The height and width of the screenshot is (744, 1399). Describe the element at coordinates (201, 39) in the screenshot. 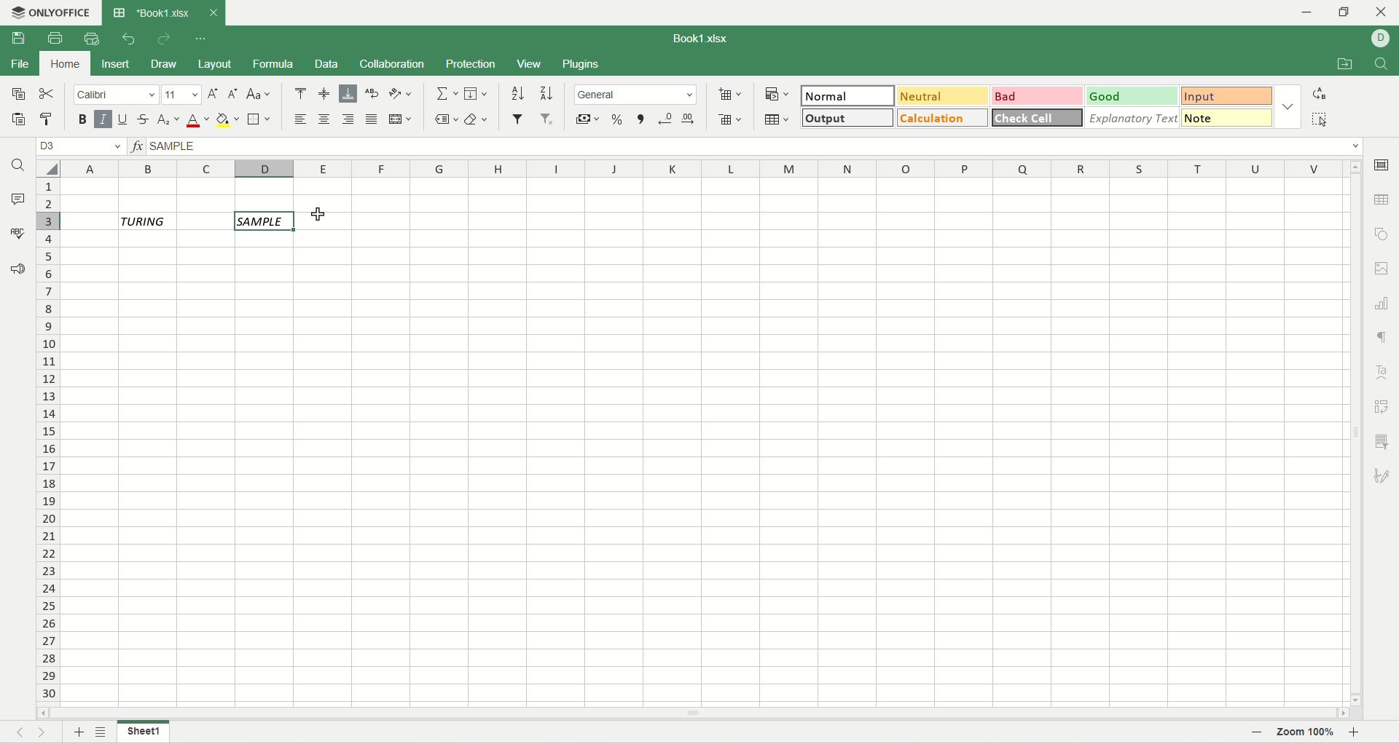

I see `quick settings` at that location.